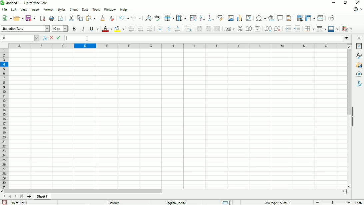 The width and height of the screenshot is (364, 205). What do you see at coordinates (137, 18) in the screenshot?
I see `Redo` at bounding box center [137, 18].